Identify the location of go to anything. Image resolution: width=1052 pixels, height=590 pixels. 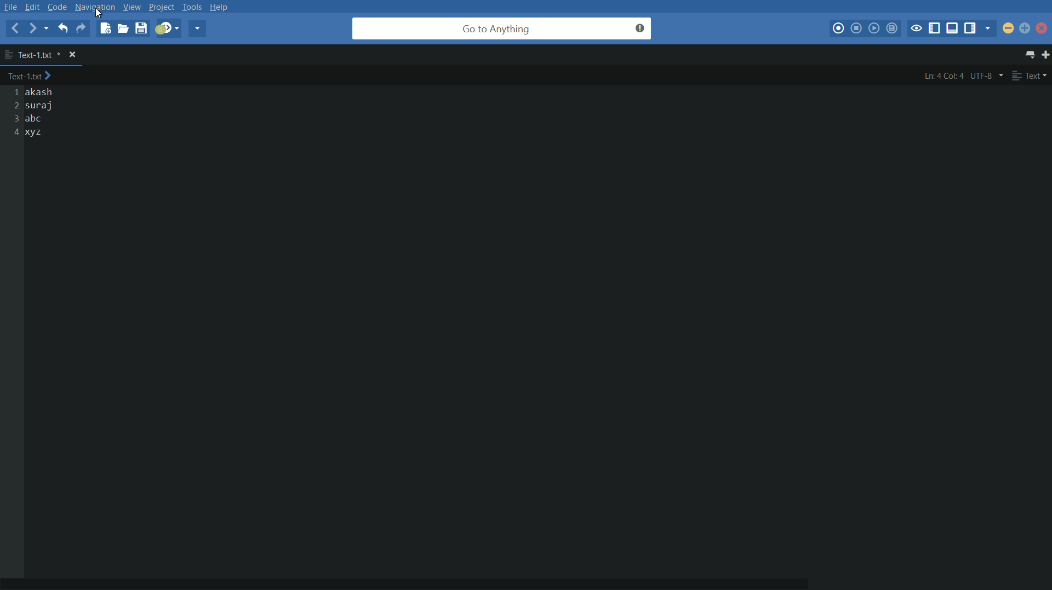
(502, 28).